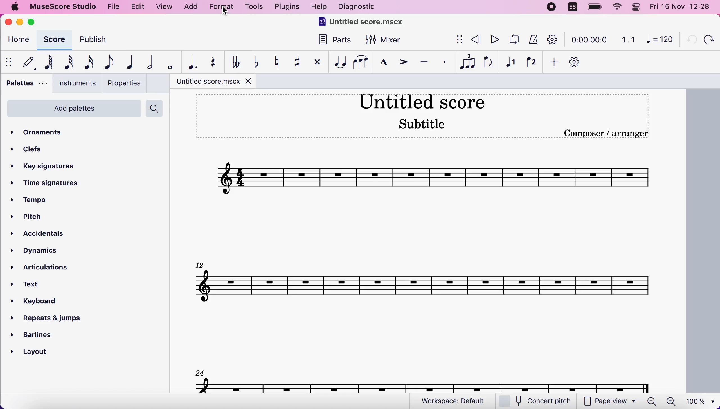 The height and width of the screenshot is (409, 720). Describe the element at coordinates (274, 62) in the screenshot. I see `toggle natural` at that location.